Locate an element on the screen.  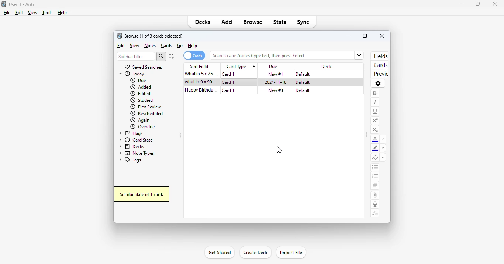
decks is located at coordinates (131, 146).